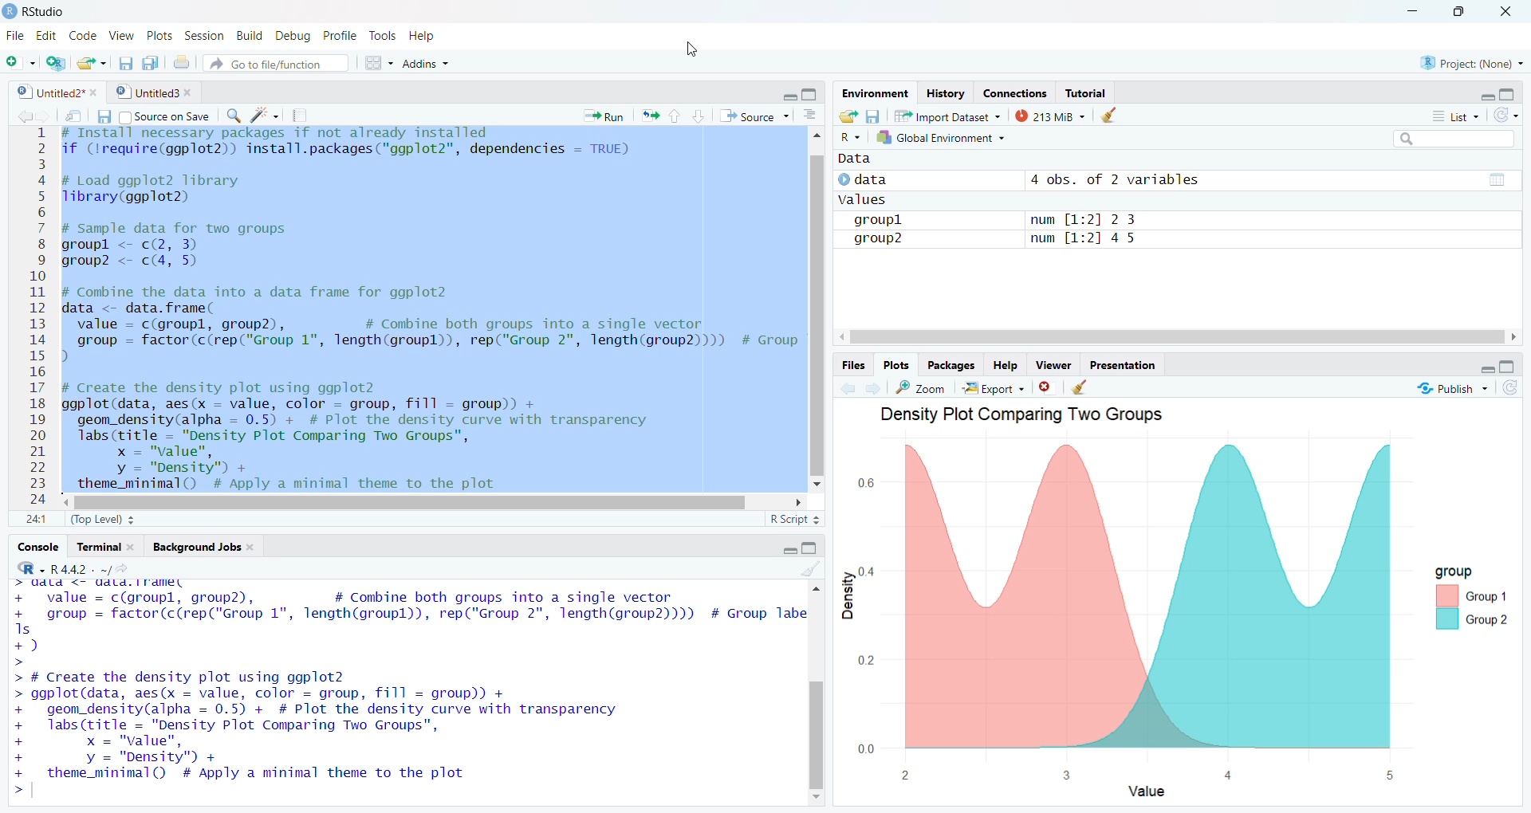  Describe the element at coordinates (1012, 91) in the screenshot. I see `connections` at that location.